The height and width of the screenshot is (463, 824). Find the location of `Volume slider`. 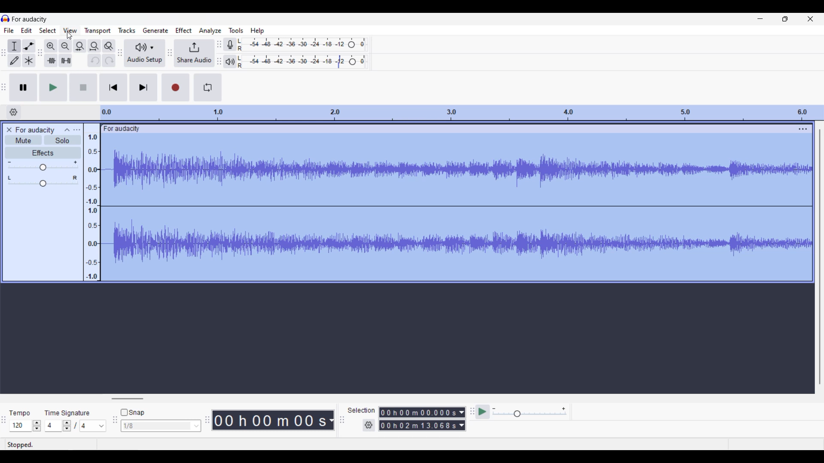

Volume slider is located at coordinates (42, 166).